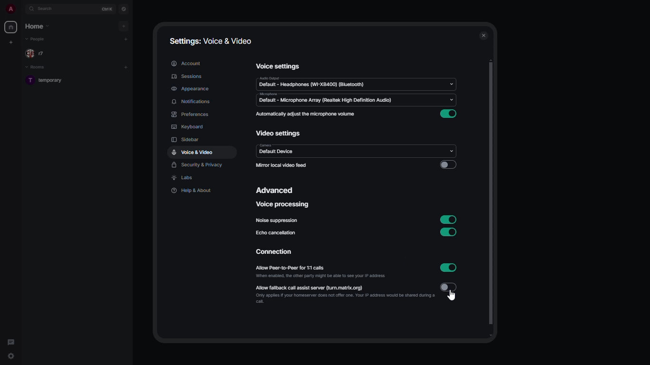 The image size is (650, 365). I want to click on security & privacy, so click(197, 165).